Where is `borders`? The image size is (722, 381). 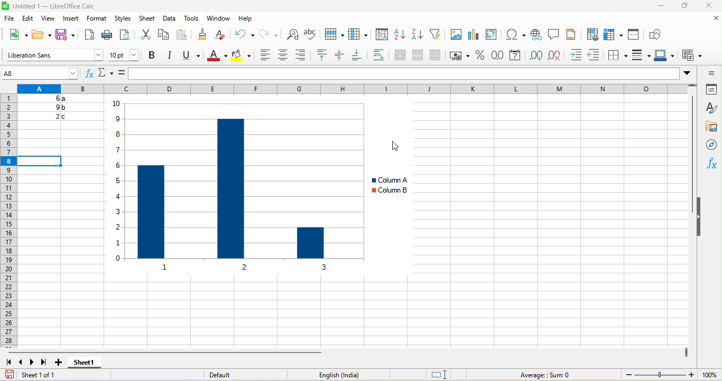
borders is located at coordinates (618, 55).